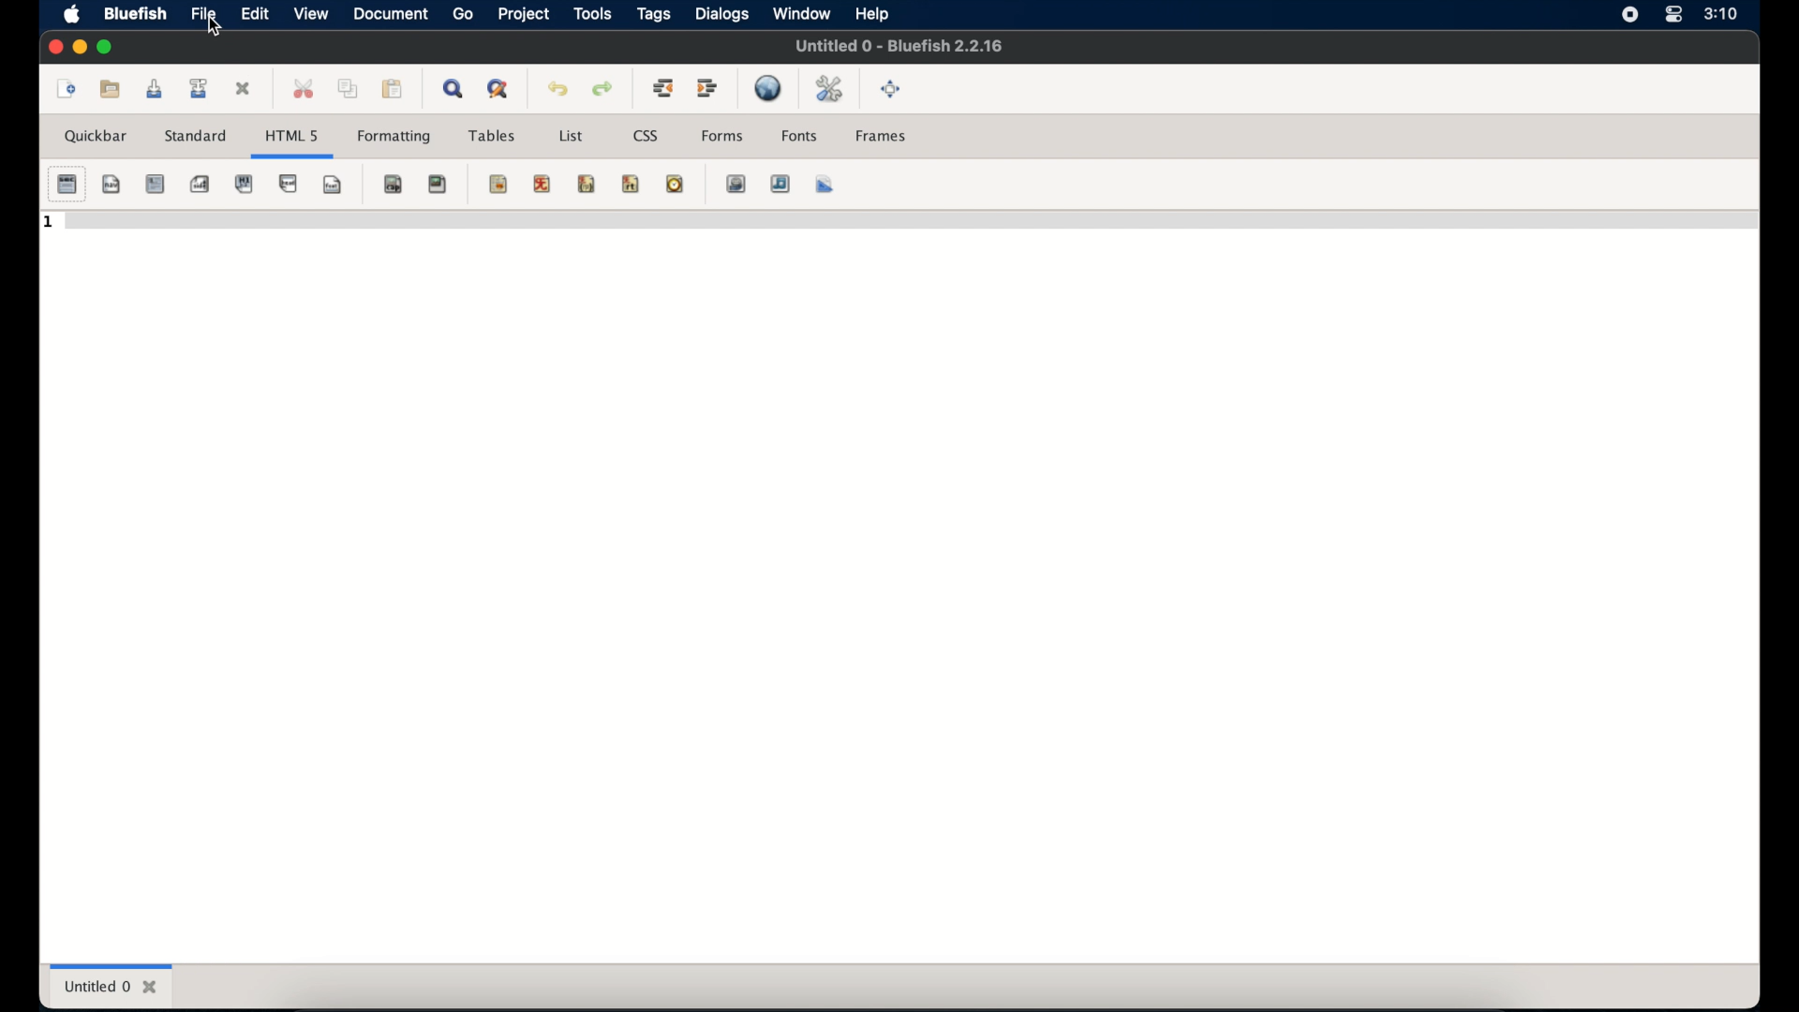 The image size is (1799, 1012). I want to click on time, so click(1720, 14).